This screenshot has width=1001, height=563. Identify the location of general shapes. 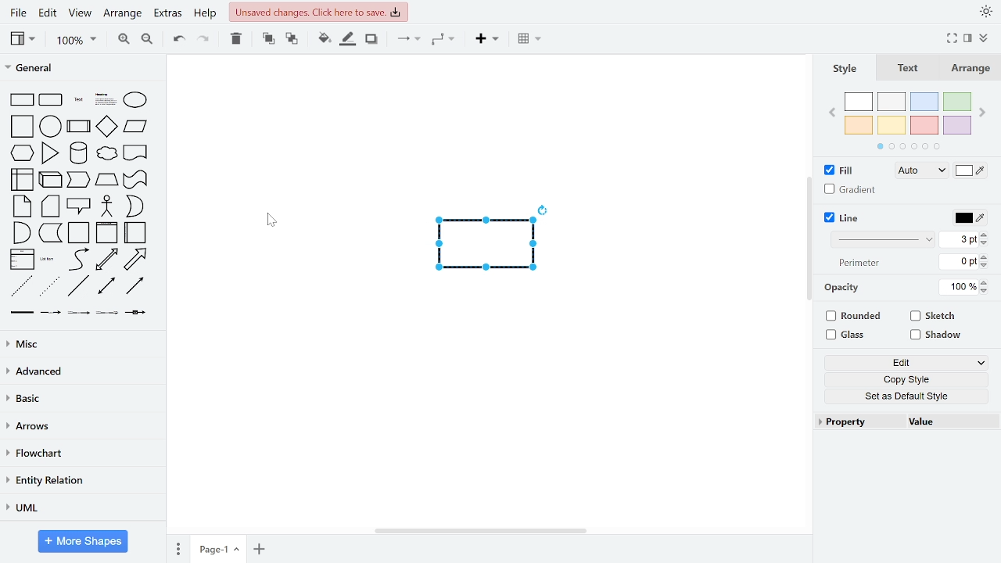
(133, 127).